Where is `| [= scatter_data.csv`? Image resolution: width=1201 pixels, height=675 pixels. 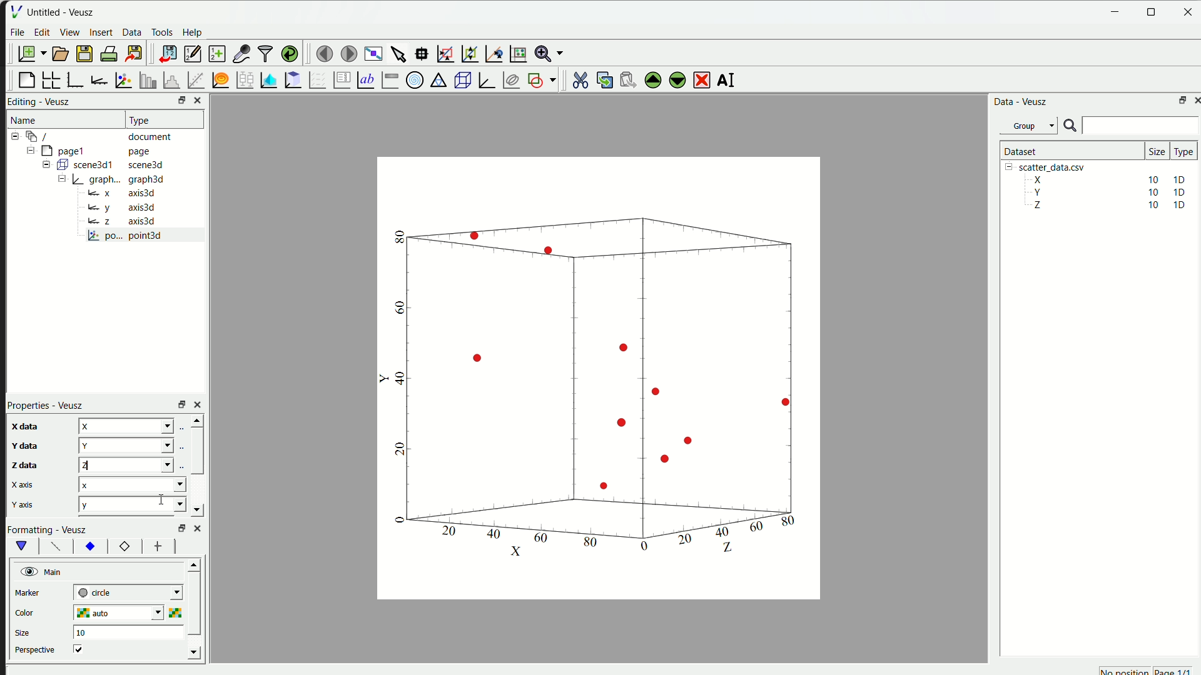 | [= scatter_data.csv is located at coordinates (1050, 167).